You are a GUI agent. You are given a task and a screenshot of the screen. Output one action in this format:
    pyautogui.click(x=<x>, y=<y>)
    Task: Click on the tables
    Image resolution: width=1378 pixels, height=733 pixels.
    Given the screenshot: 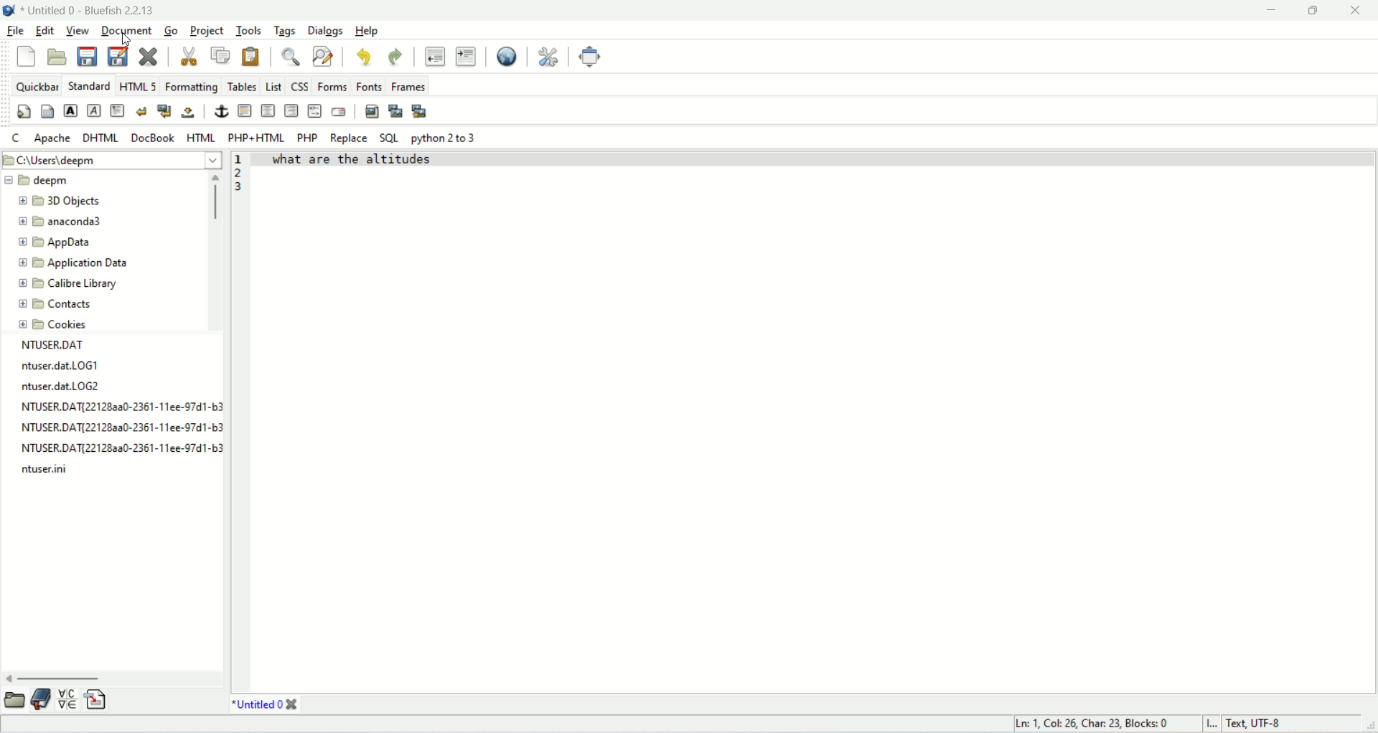 What is the action you would take?
    pyautogui.click(x=240, y=86)
    